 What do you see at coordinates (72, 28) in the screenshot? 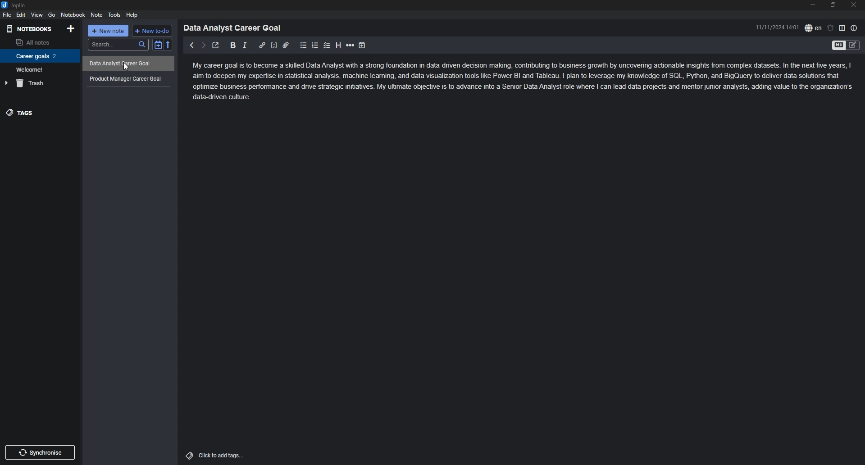
I see `add notebook` at bounding box center [72, 28].